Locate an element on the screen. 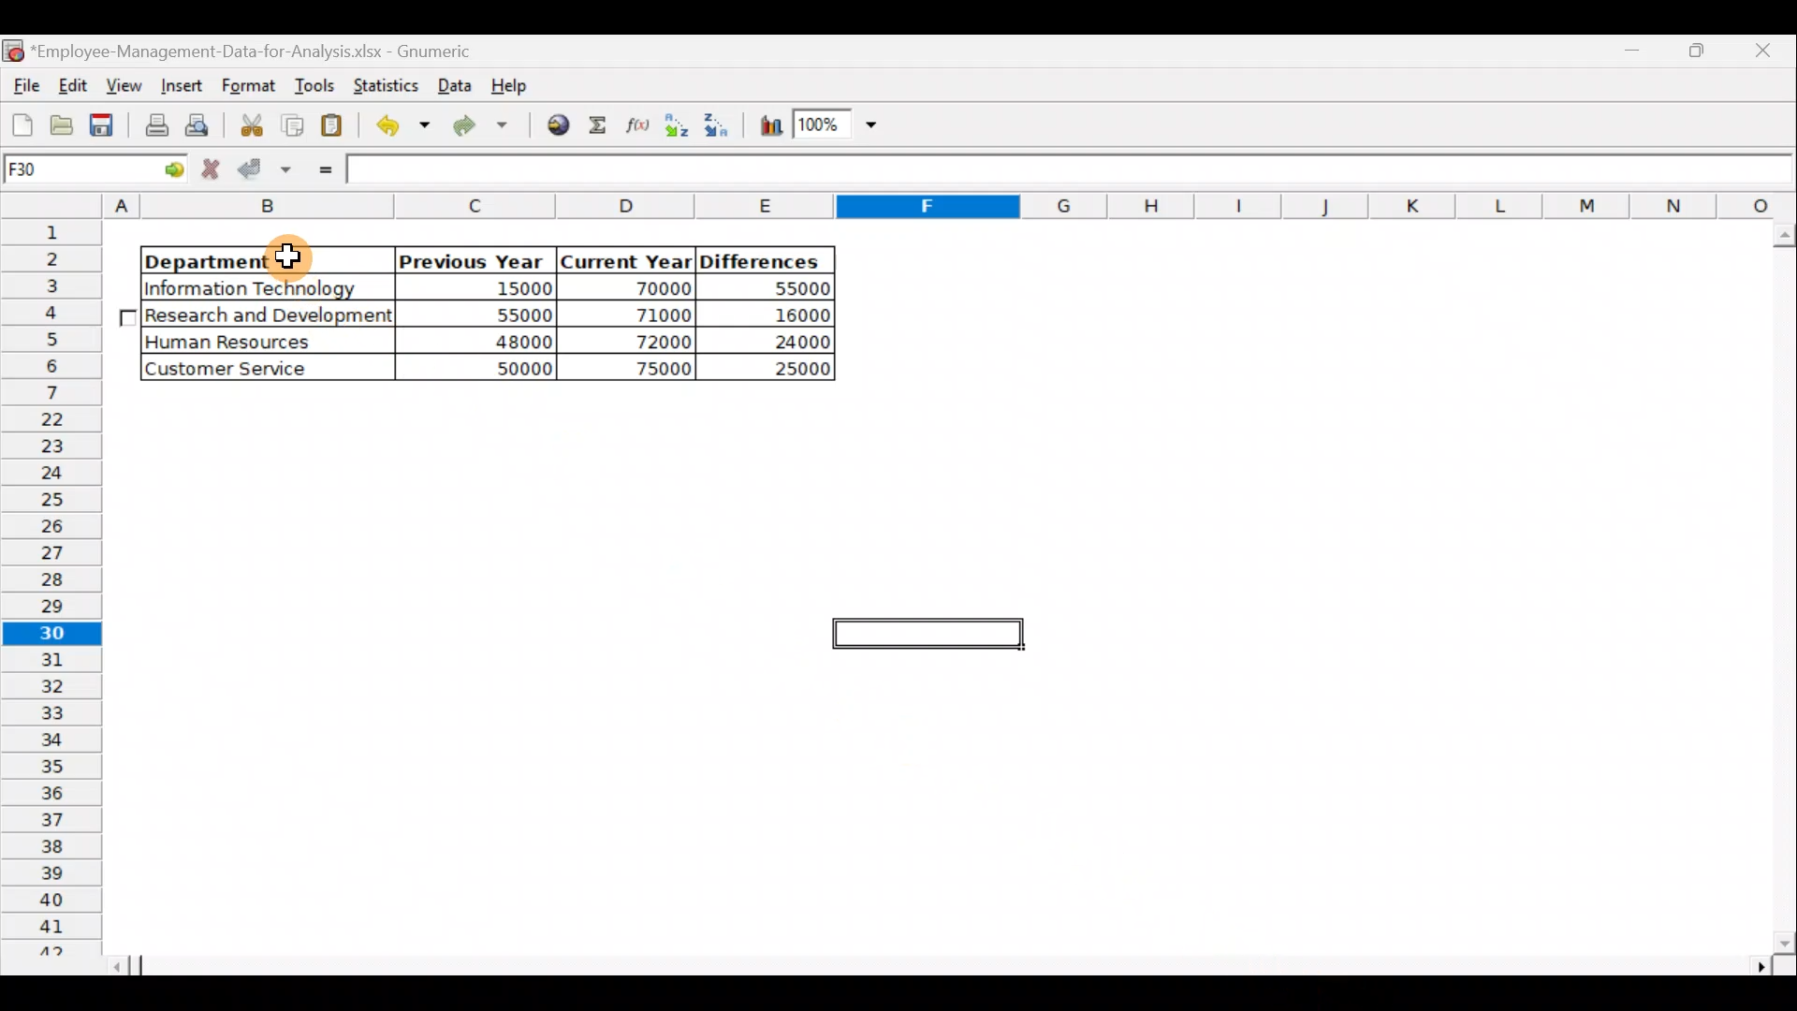 The height and width of the screenshot is (1011, 1797). Employee-Management-Data-for-Analysis.xlsx - Gnumeric is located at coordinates (264, 50).